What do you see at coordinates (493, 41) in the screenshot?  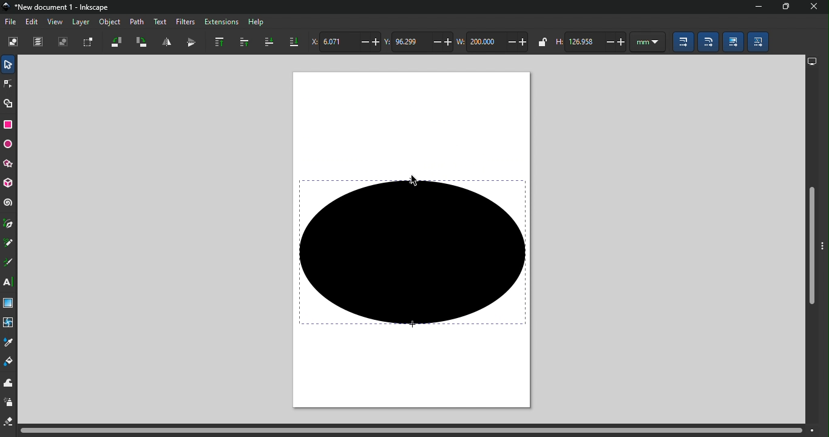 I see `width of selection` at bounding box center [493, 41].